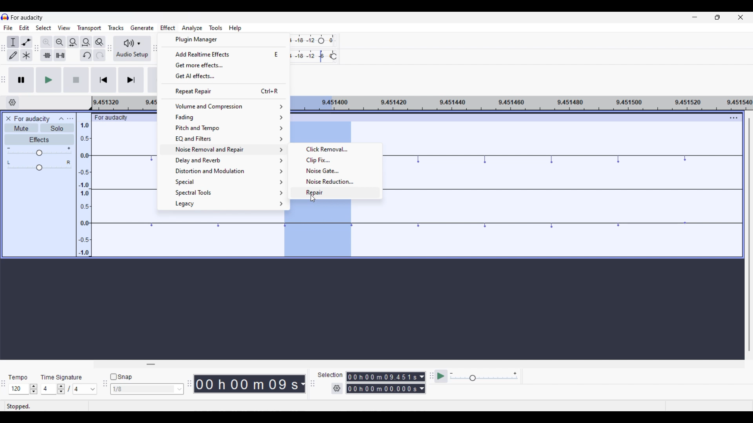 The width and height of the screenshot is (753, 423). What do you see at coordinates (133, 48) in the screenshot?
I see `Audio setup` at bounding box center [133, 48].